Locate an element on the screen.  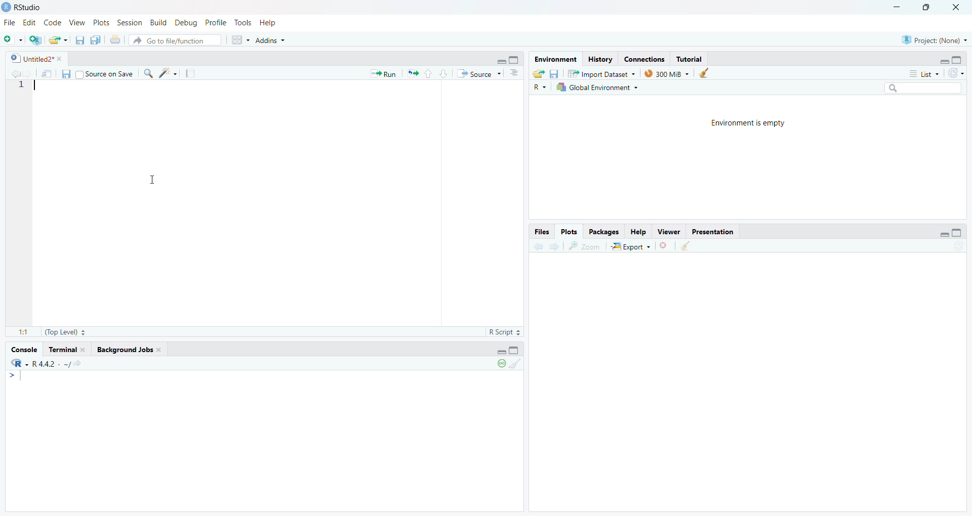
zoom is located at coordinates (584, 246).